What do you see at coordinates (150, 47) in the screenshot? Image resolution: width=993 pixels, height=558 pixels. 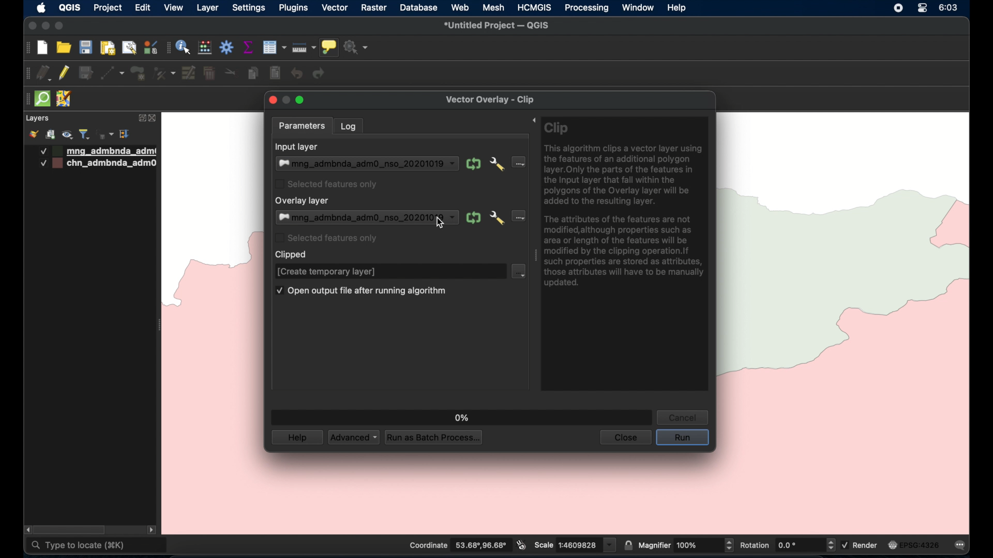 I see `styling manager` at bounding box center [150, 47].